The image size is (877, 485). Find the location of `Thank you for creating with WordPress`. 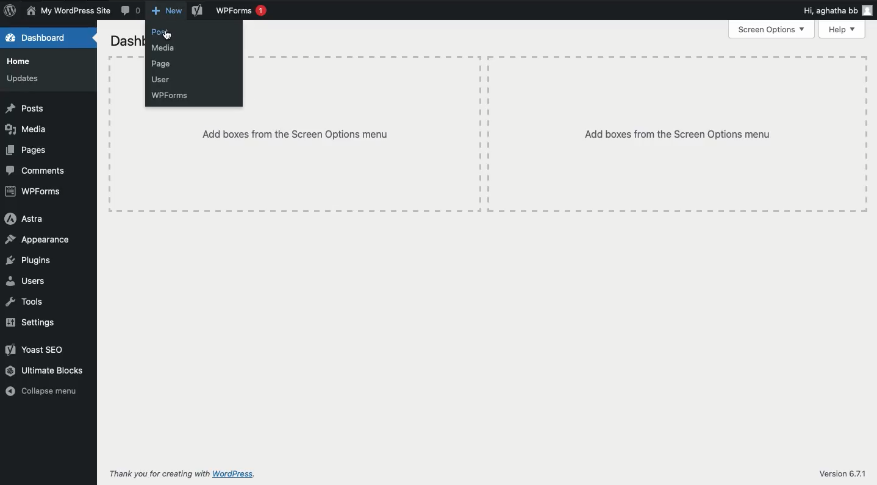

Thank you for creating with WordPress is located at coordinates (181, 475).